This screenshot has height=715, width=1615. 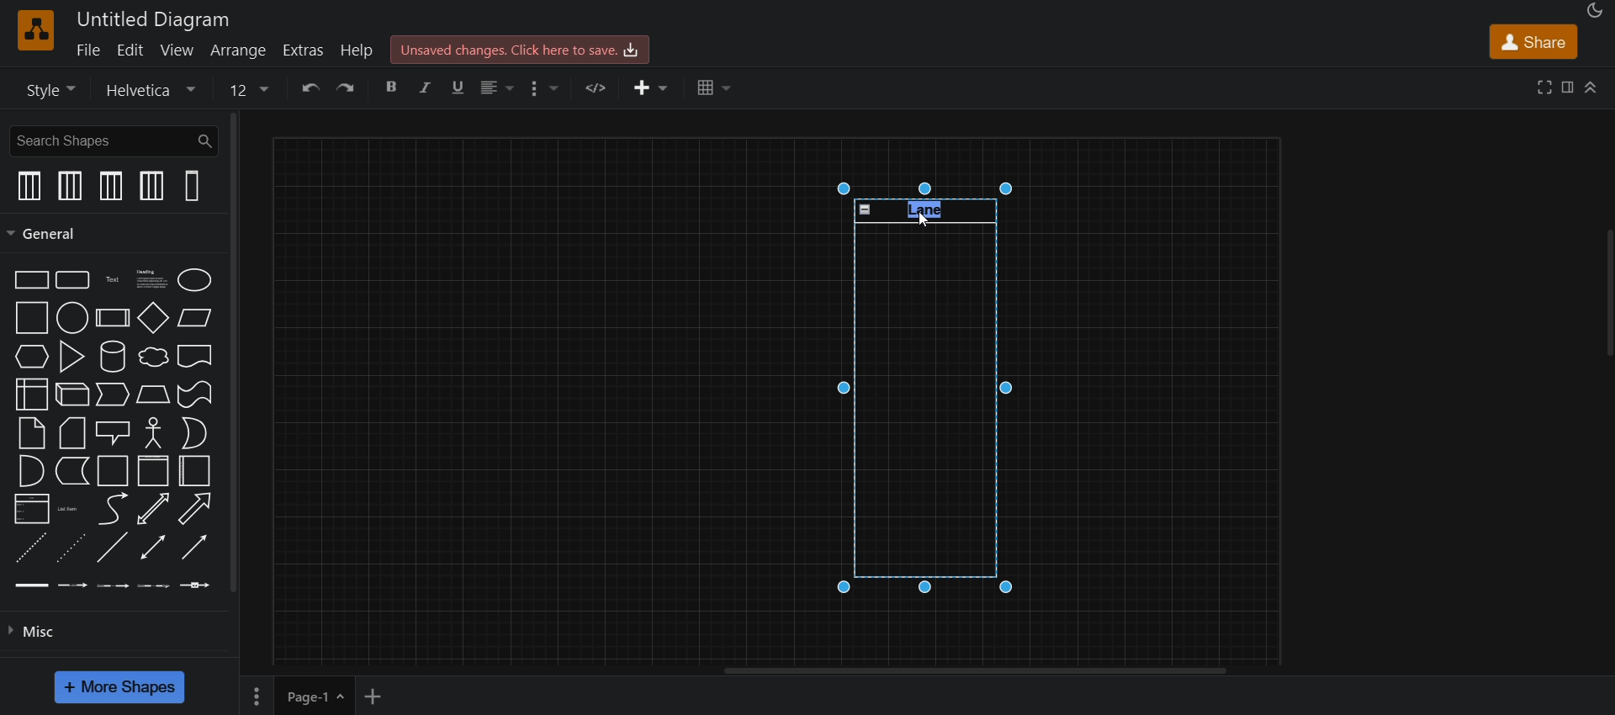 I want to click on format, so click(x=546, y=89).